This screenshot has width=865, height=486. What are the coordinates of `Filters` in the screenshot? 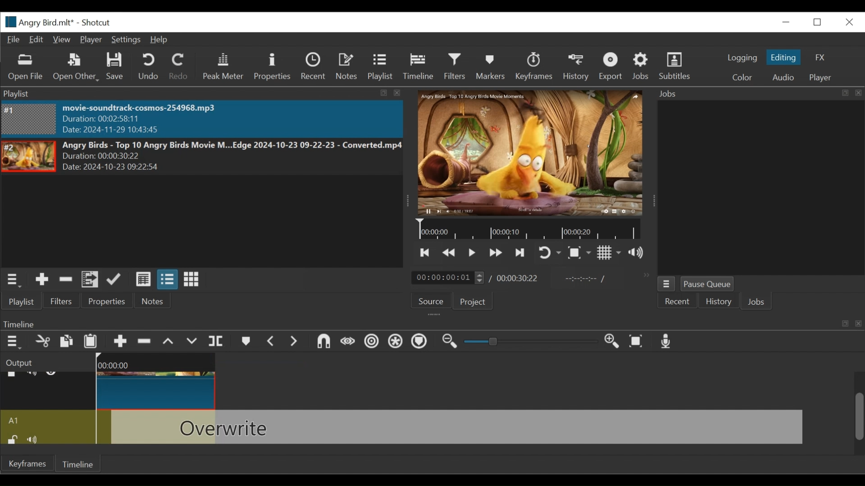 It's located at (456, 67).